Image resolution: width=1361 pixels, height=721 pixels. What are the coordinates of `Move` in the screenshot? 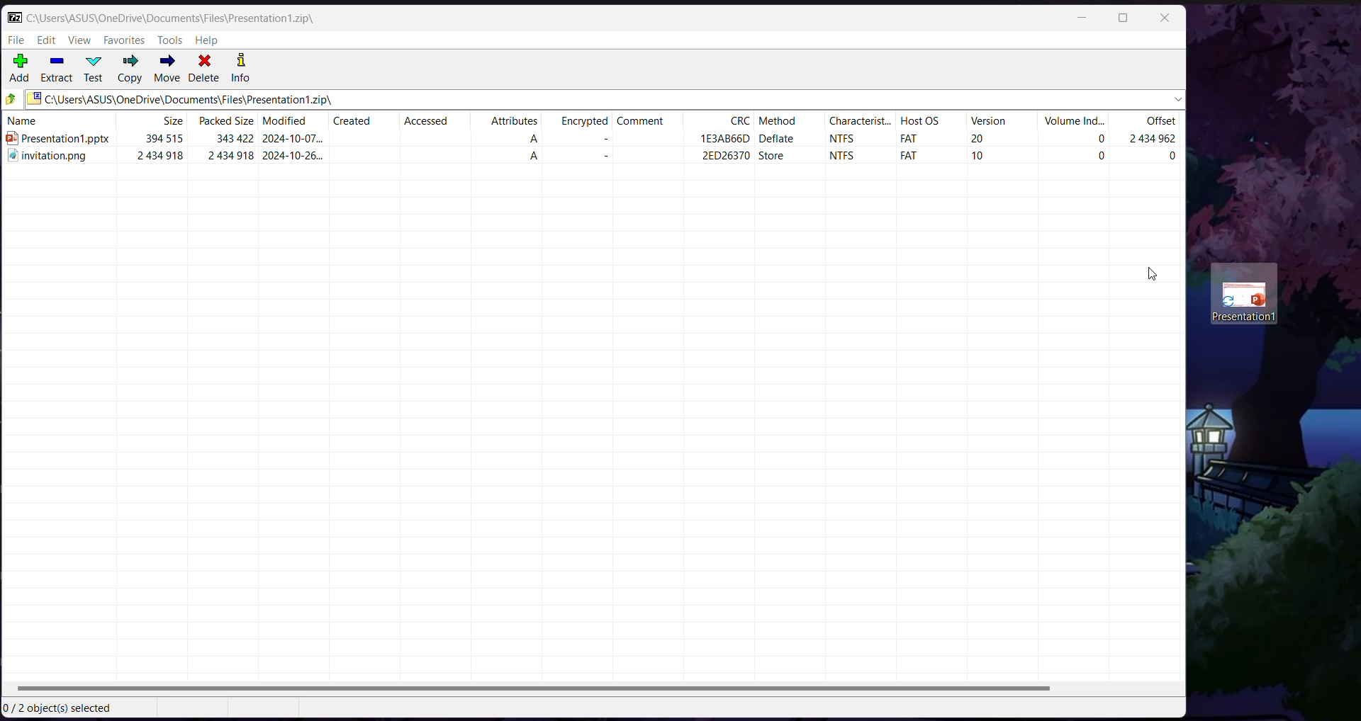 It's located at (167, 69).